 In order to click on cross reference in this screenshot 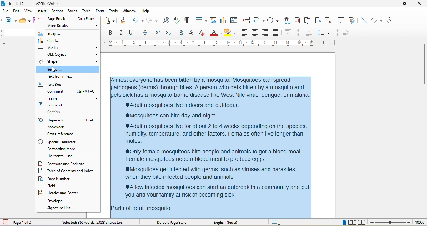, I will do `click(329, 20)`.